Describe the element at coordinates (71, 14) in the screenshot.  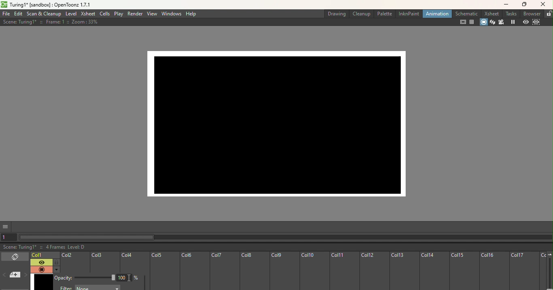
I see `Level` at that location.